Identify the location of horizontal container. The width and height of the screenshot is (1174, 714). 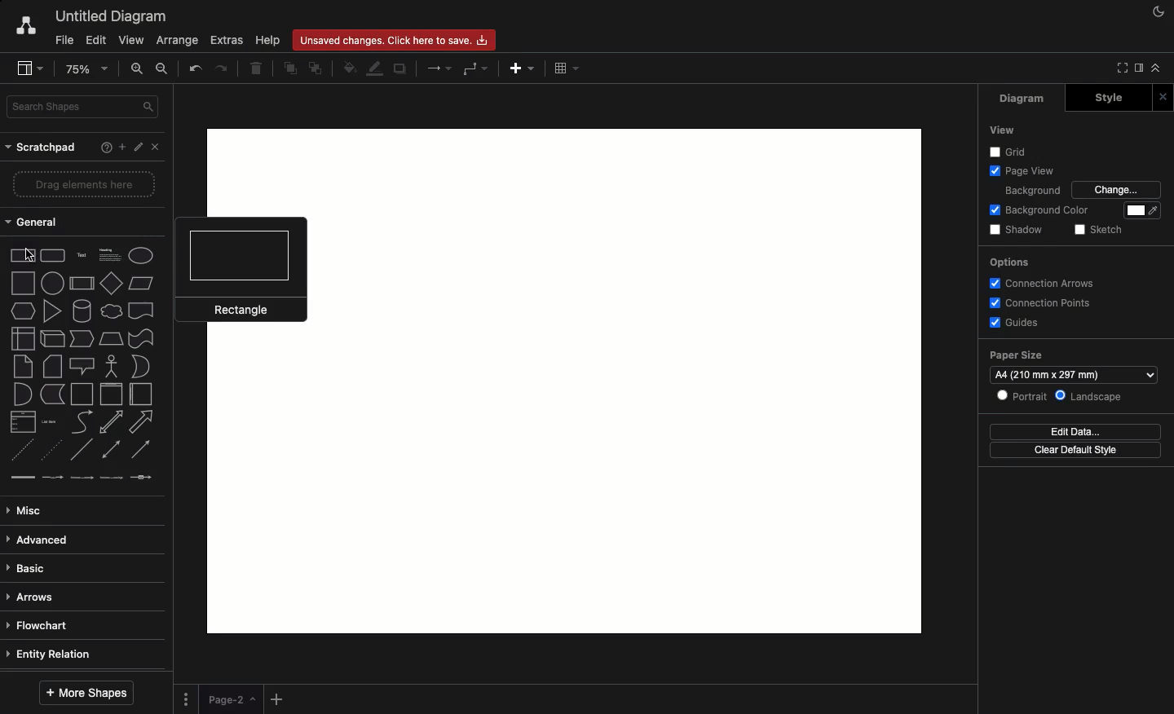
(144, 394).